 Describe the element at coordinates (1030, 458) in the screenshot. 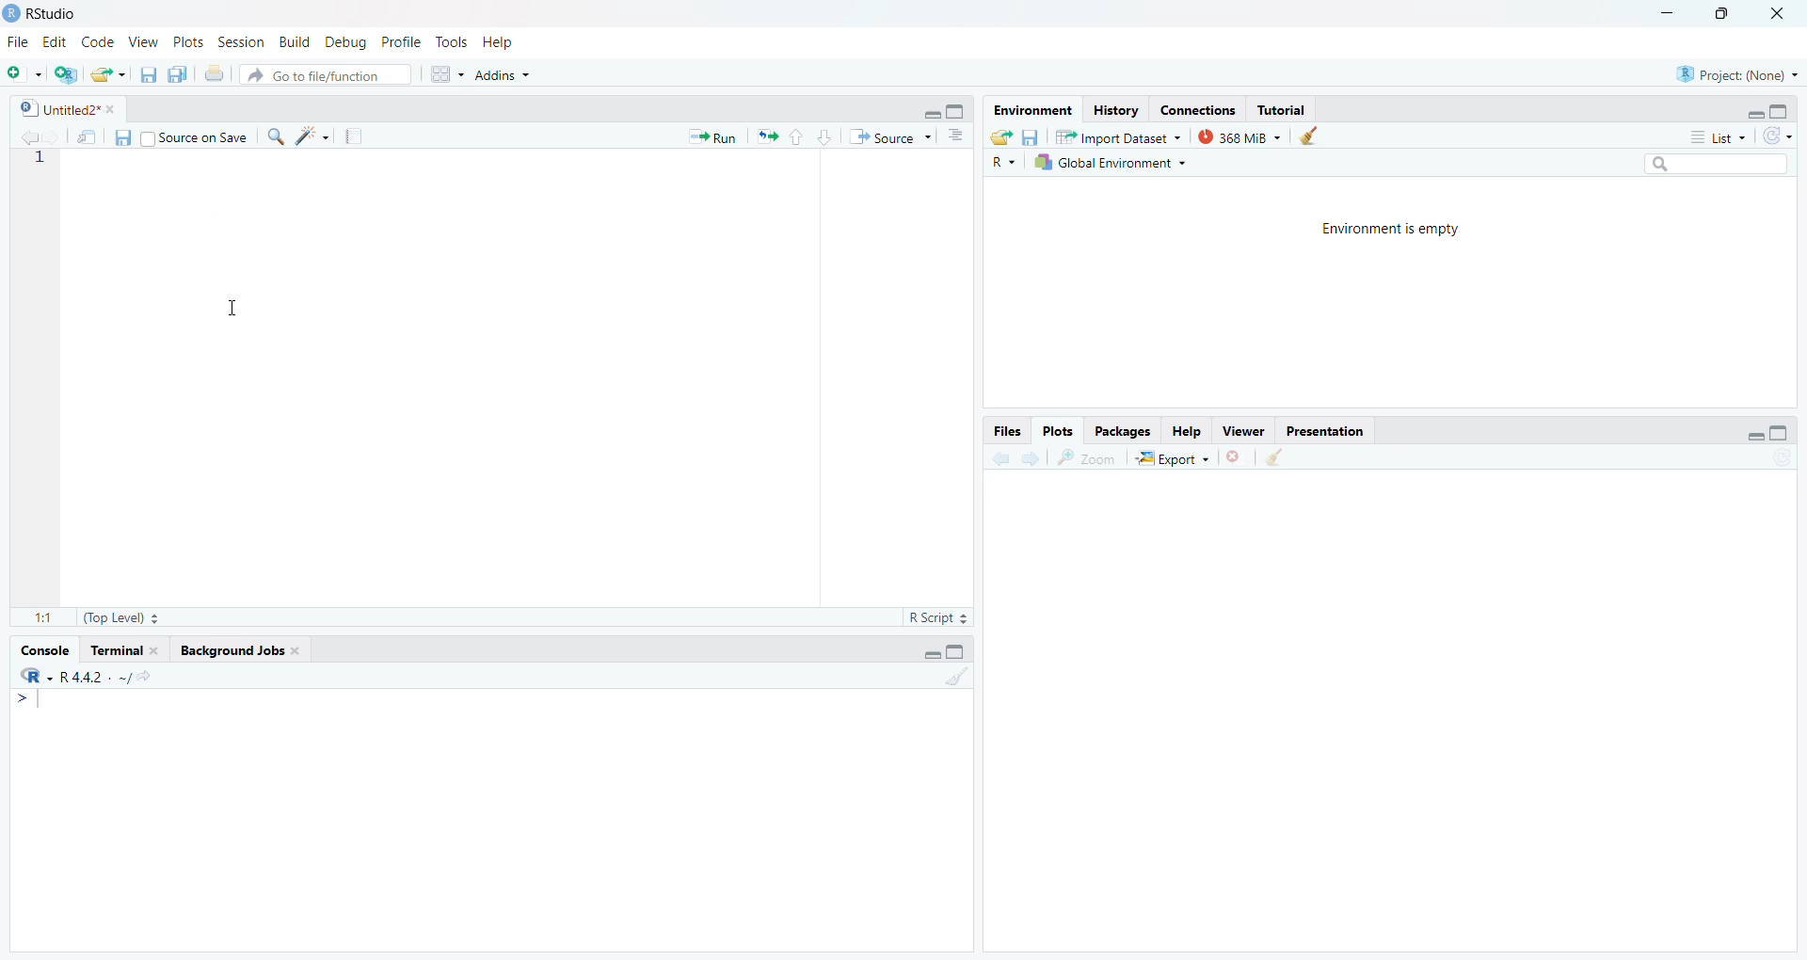

I see `next` at that location.